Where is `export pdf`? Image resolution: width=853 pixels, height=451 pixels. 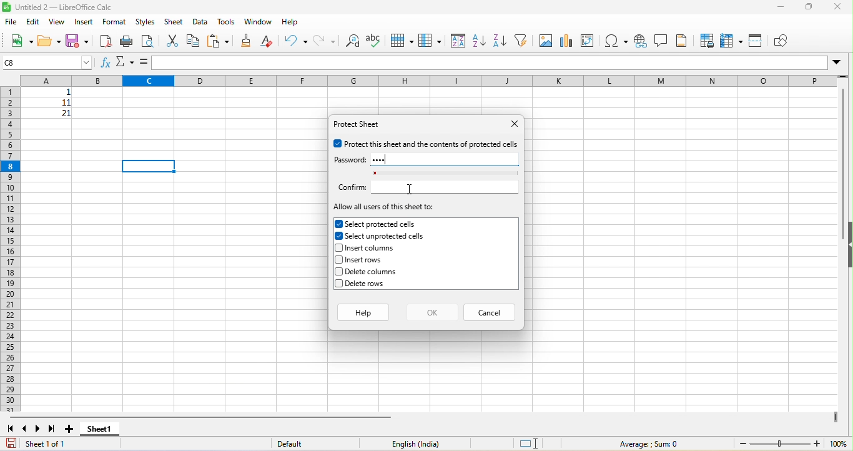 export pdf is located at coordinates (105, 41).